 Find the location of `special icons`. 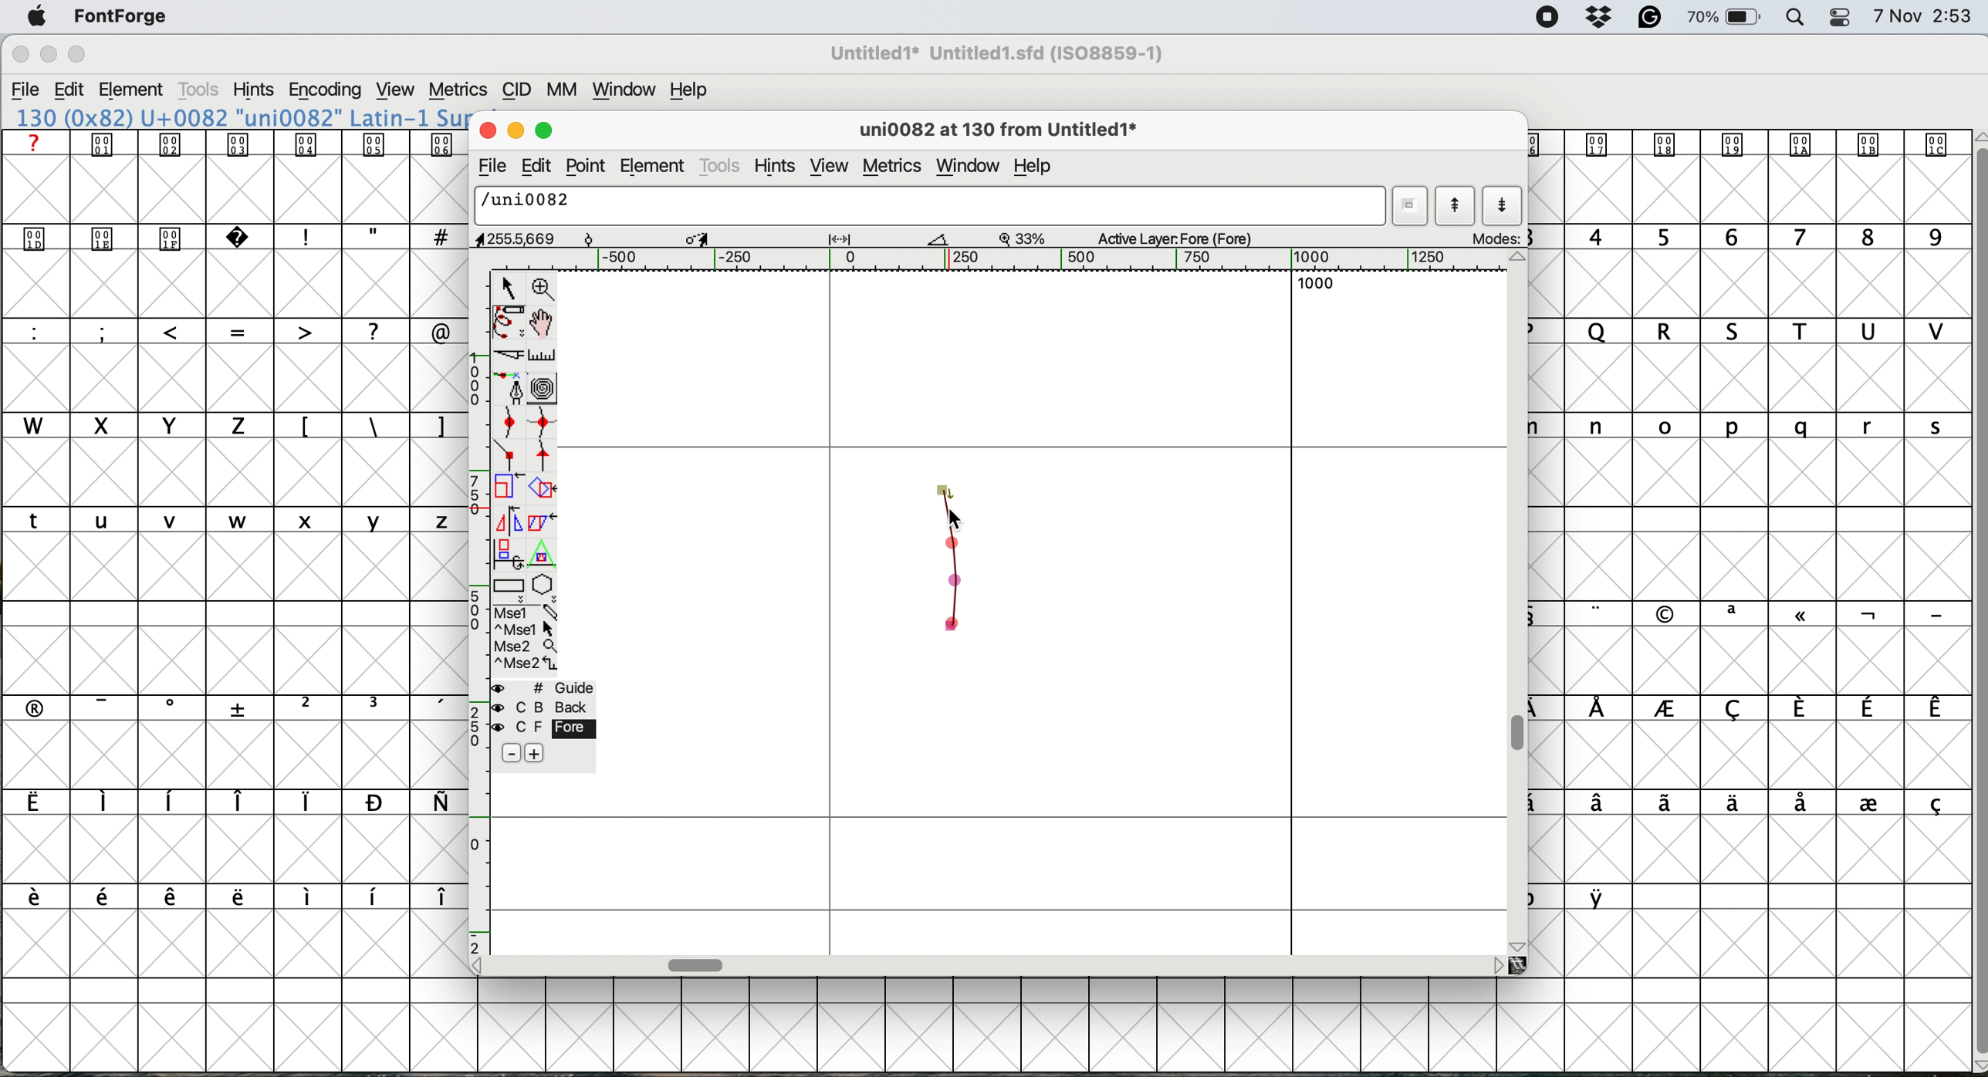

special icons is located at coordinates (141, 235).